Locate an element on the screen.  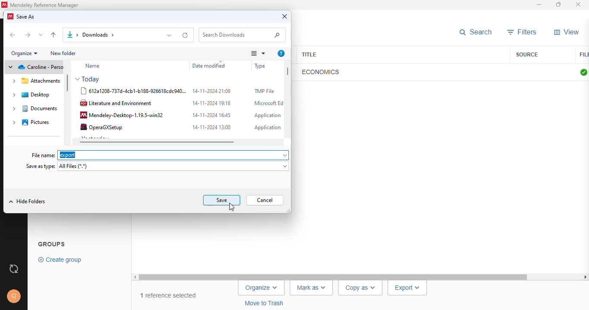
all files downloaded is located at coordinates (583, 72).